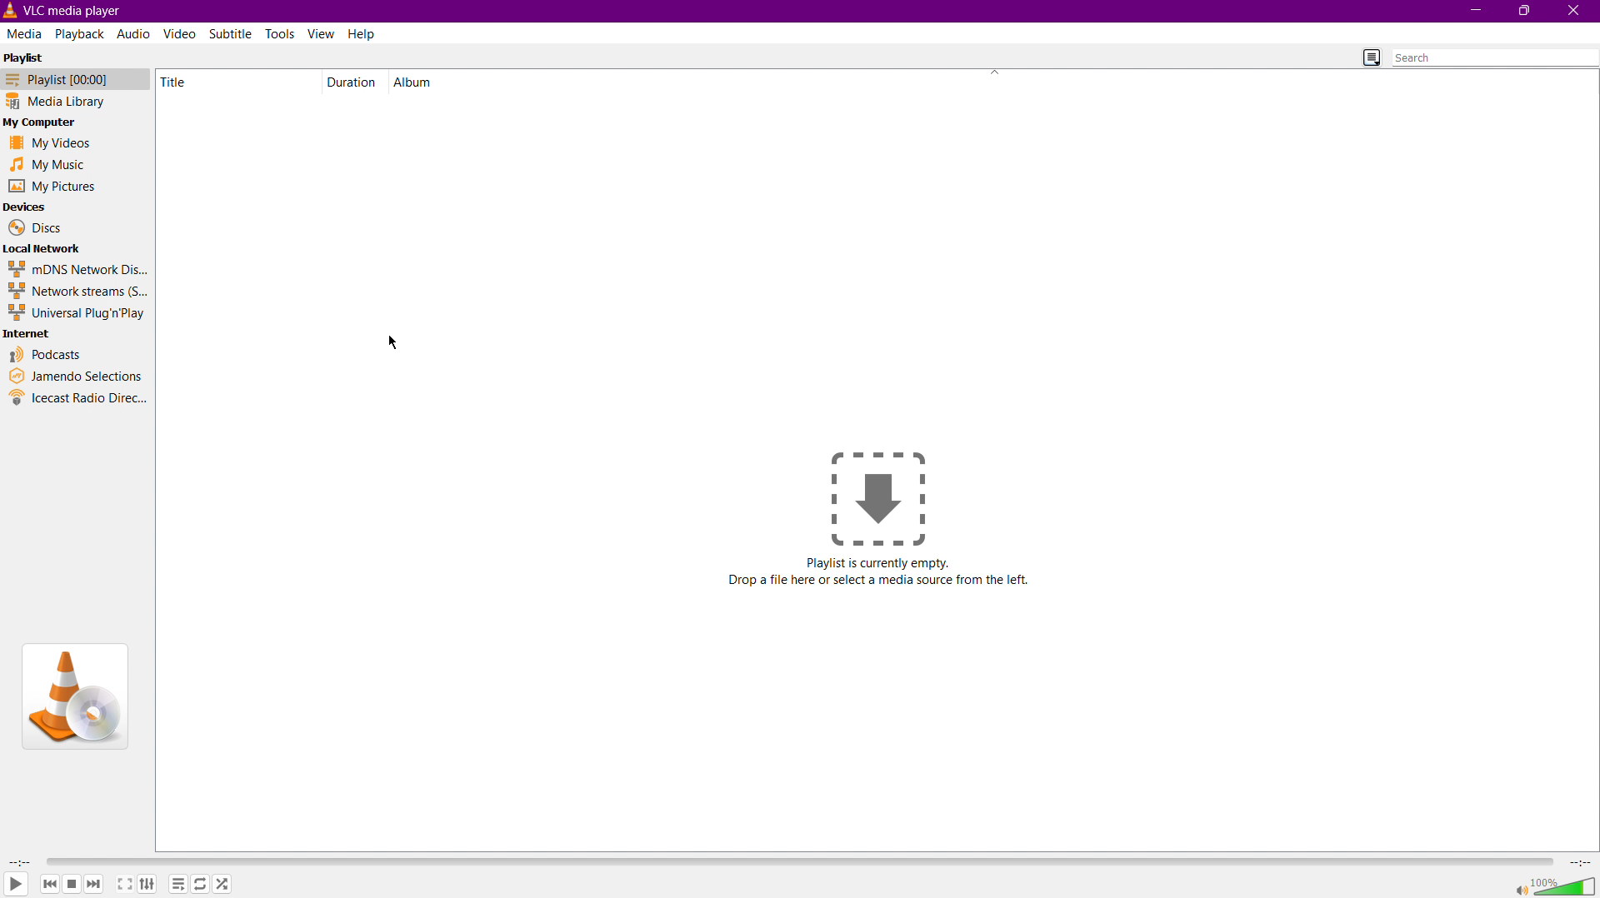 The image size is (1600, 898). What do you see at coordinates (73, 697) in the screenshot?
I see `VLC Logo` at bounding box center [73, 697].